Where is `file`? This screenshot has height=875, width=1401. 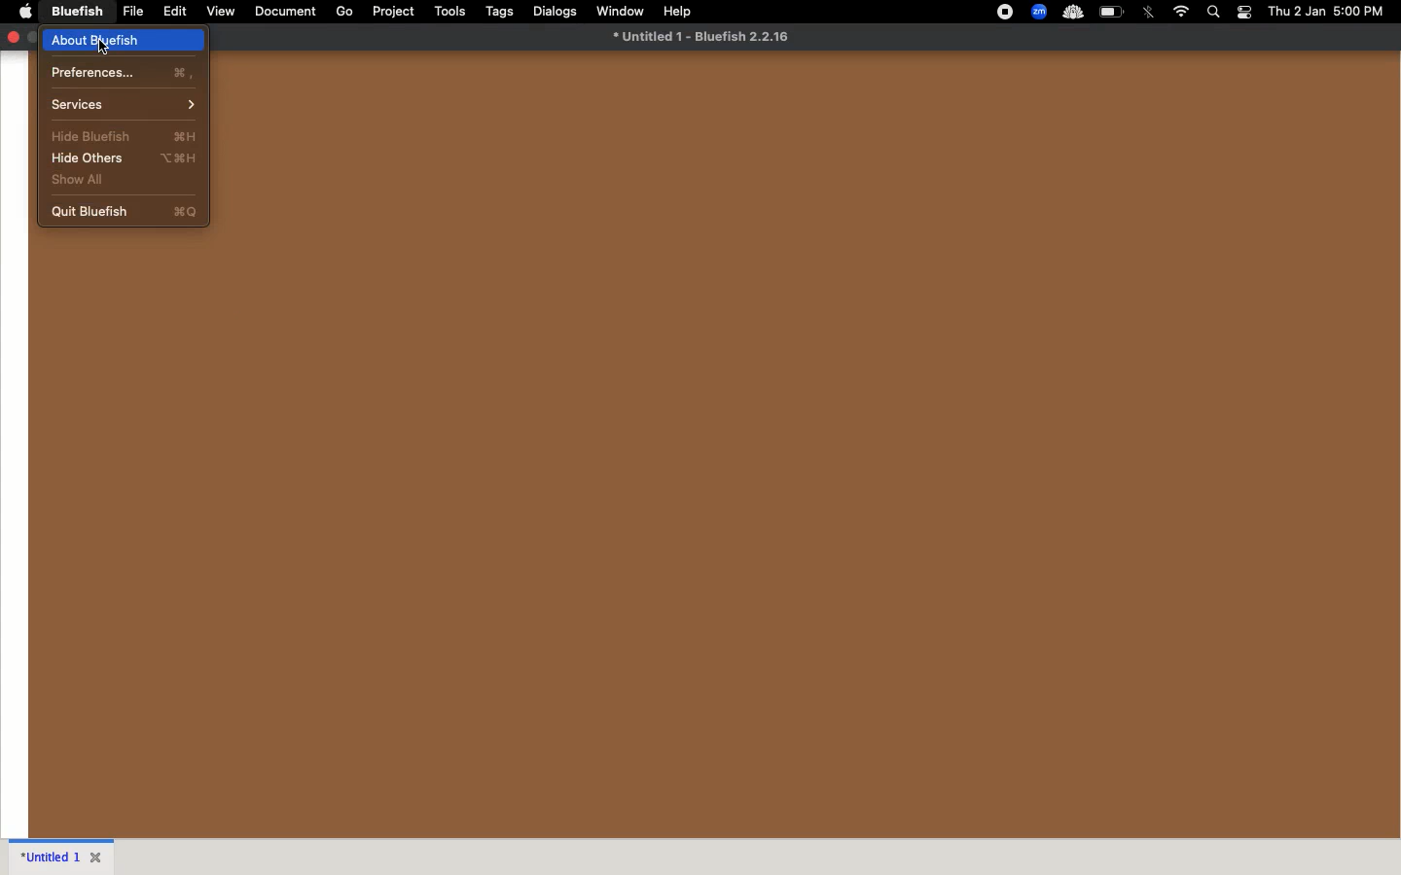
file is located at coordinates (135, 12).